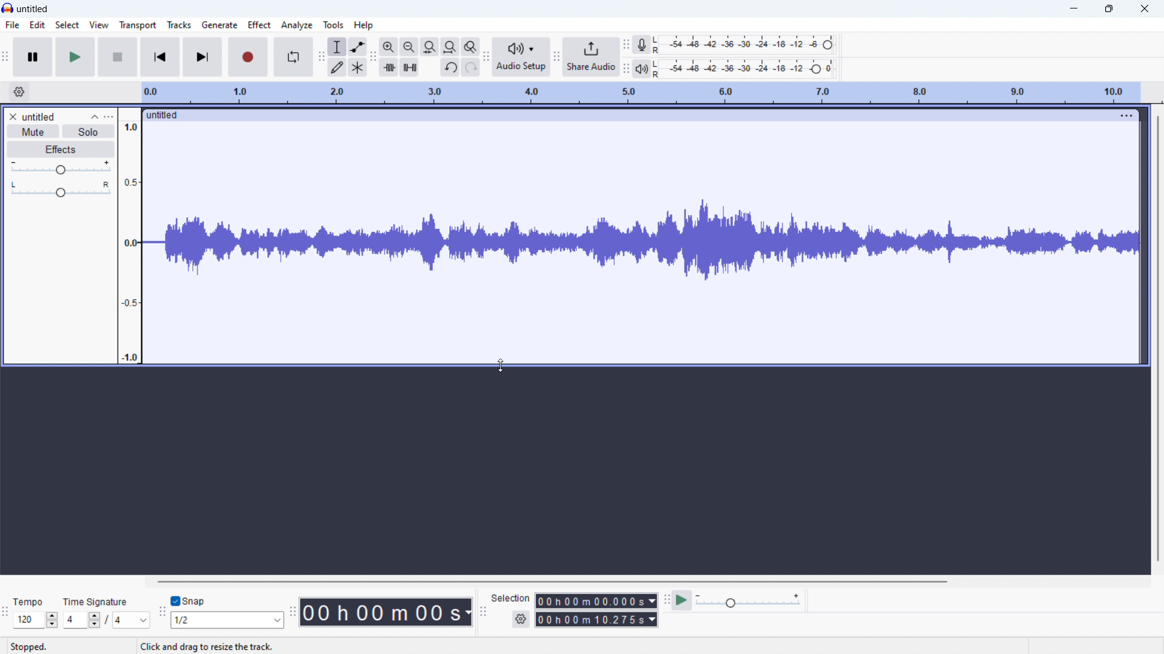  Describe the element at coordinates (501, 367) in the screenshot. I see `cursor` at that location.